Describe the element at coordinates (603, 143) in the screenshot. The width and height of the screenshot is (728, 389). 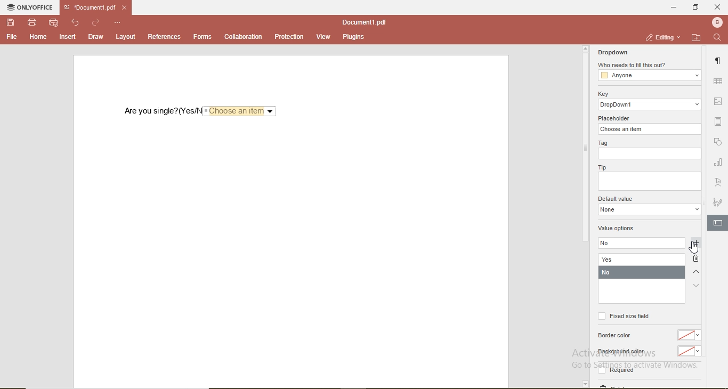
I see `tag` at that location.